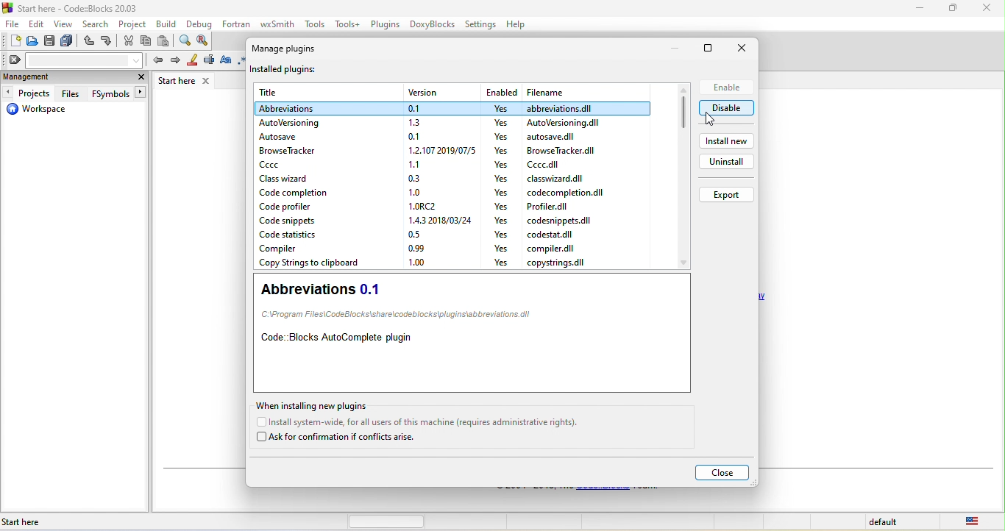  Describe the element at coordinates (313, 250) in the screenshot. I see `compiler` at that location.